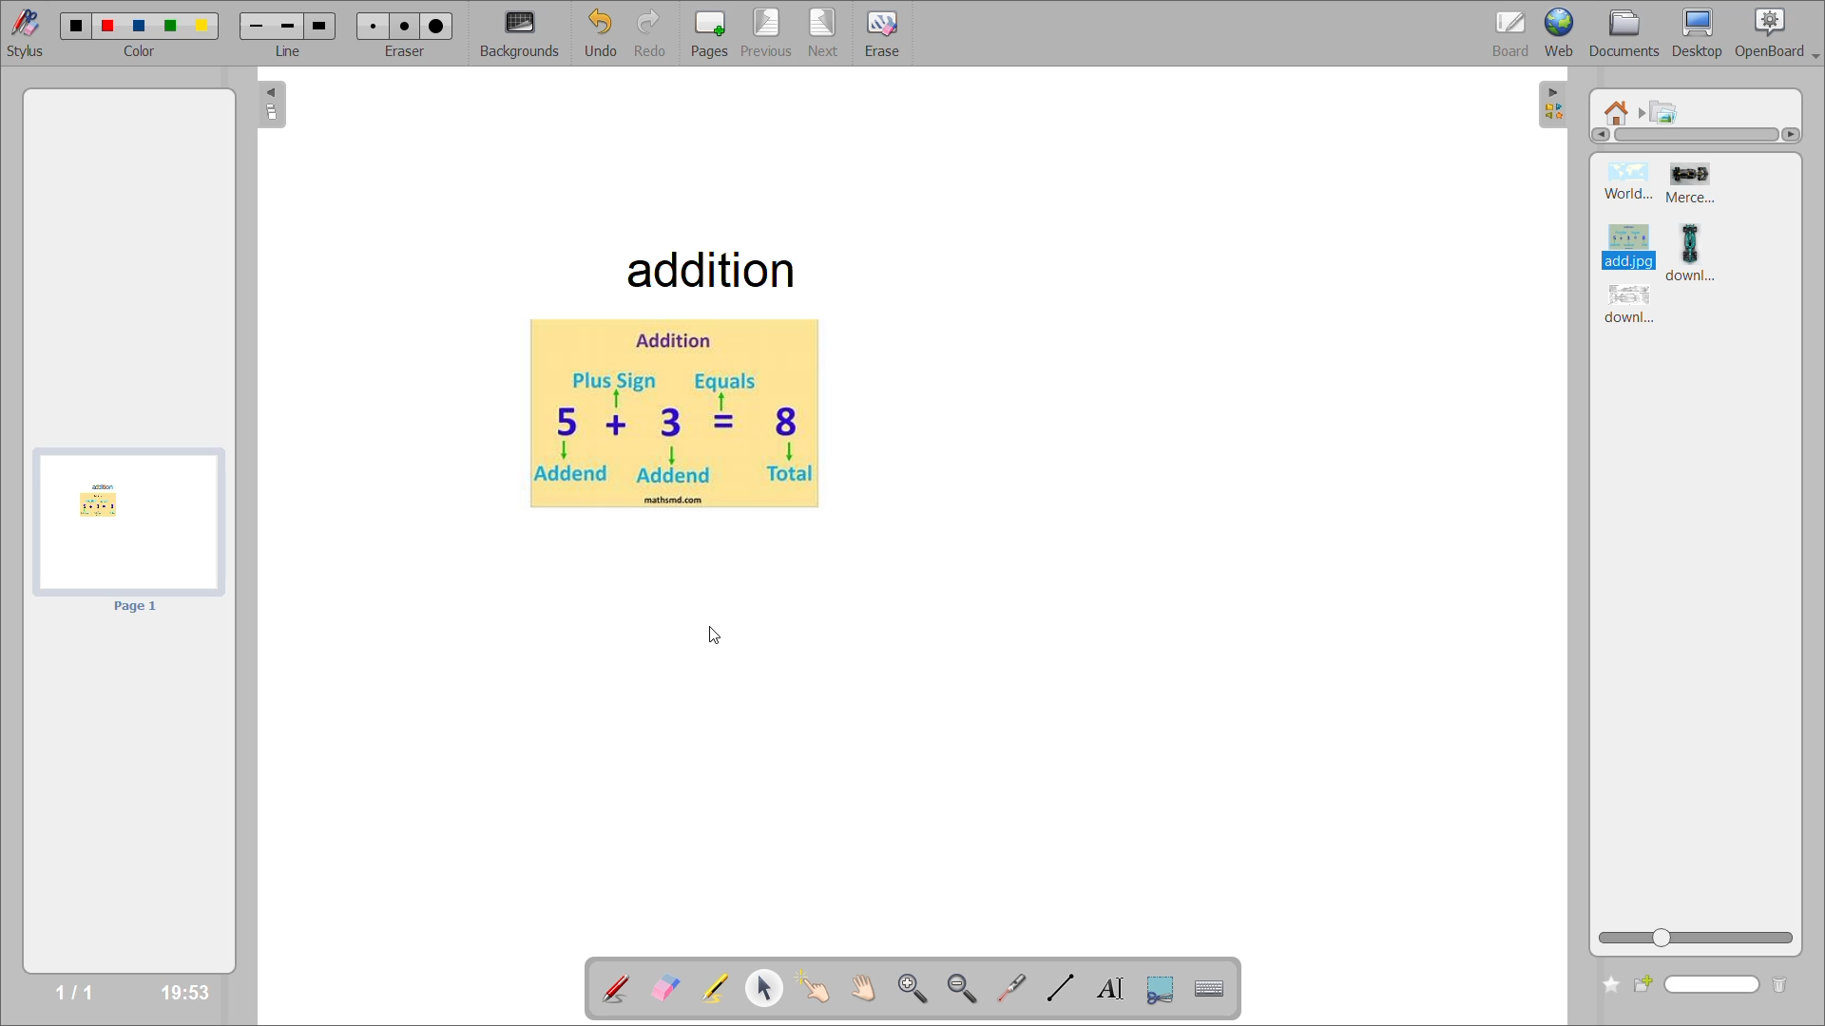 Image resolution: width=1825 pixels, height=1026 pixels. I want to click on page no/total pages, so click(74, 990).